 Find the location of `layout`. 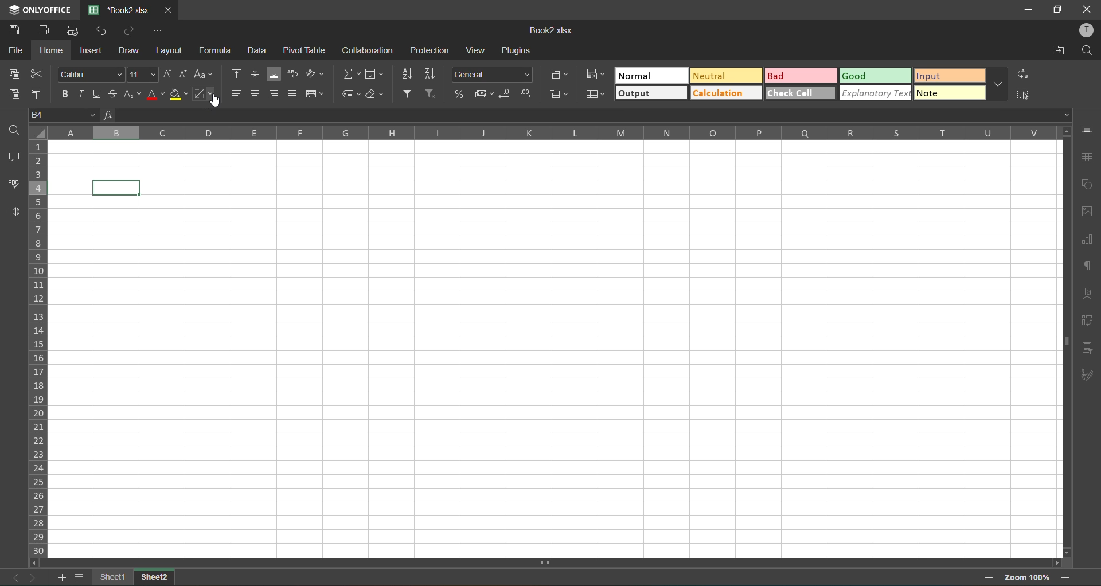

layout is located at coordinates (168, 51).